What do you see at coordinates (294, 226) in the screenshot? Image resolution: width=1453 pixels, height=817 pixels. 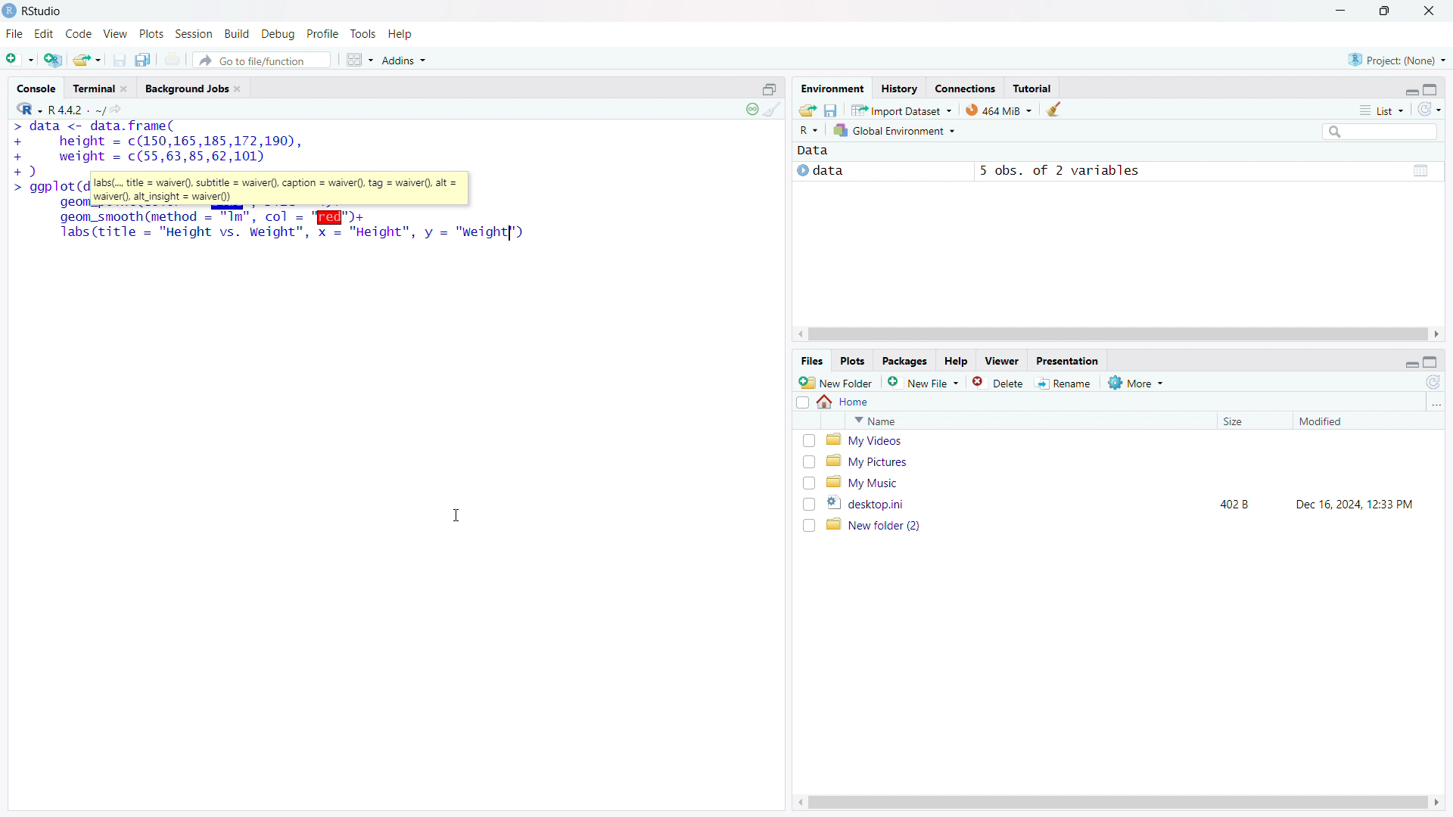 I see `geom_smooth(method = "Im", col = "[gC")+Tabs(title = "Height vs. Weight", x = "Height", y = "weight")` at bounding box center [294, 226].